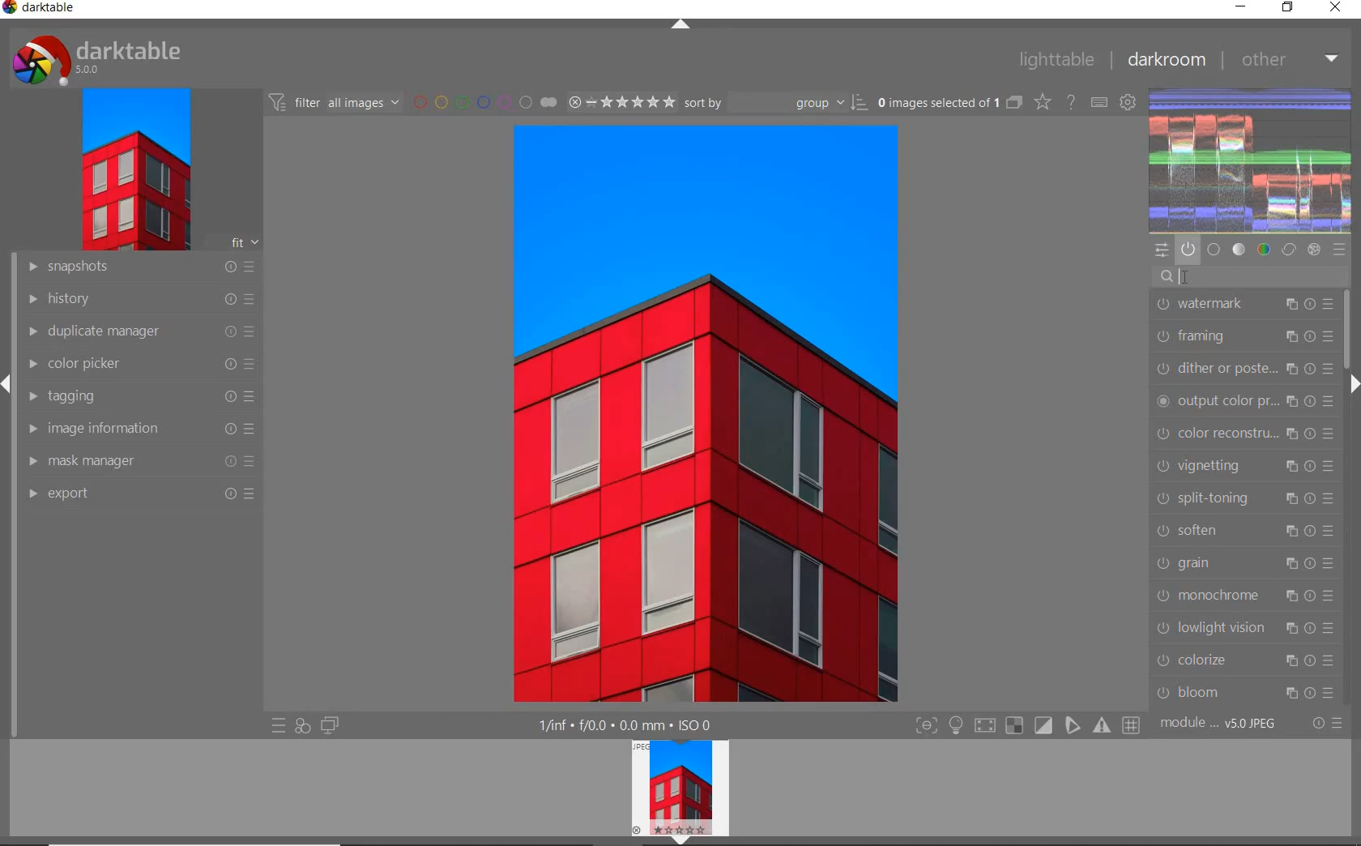  I want to click on focus mask, so click(1099, 726).